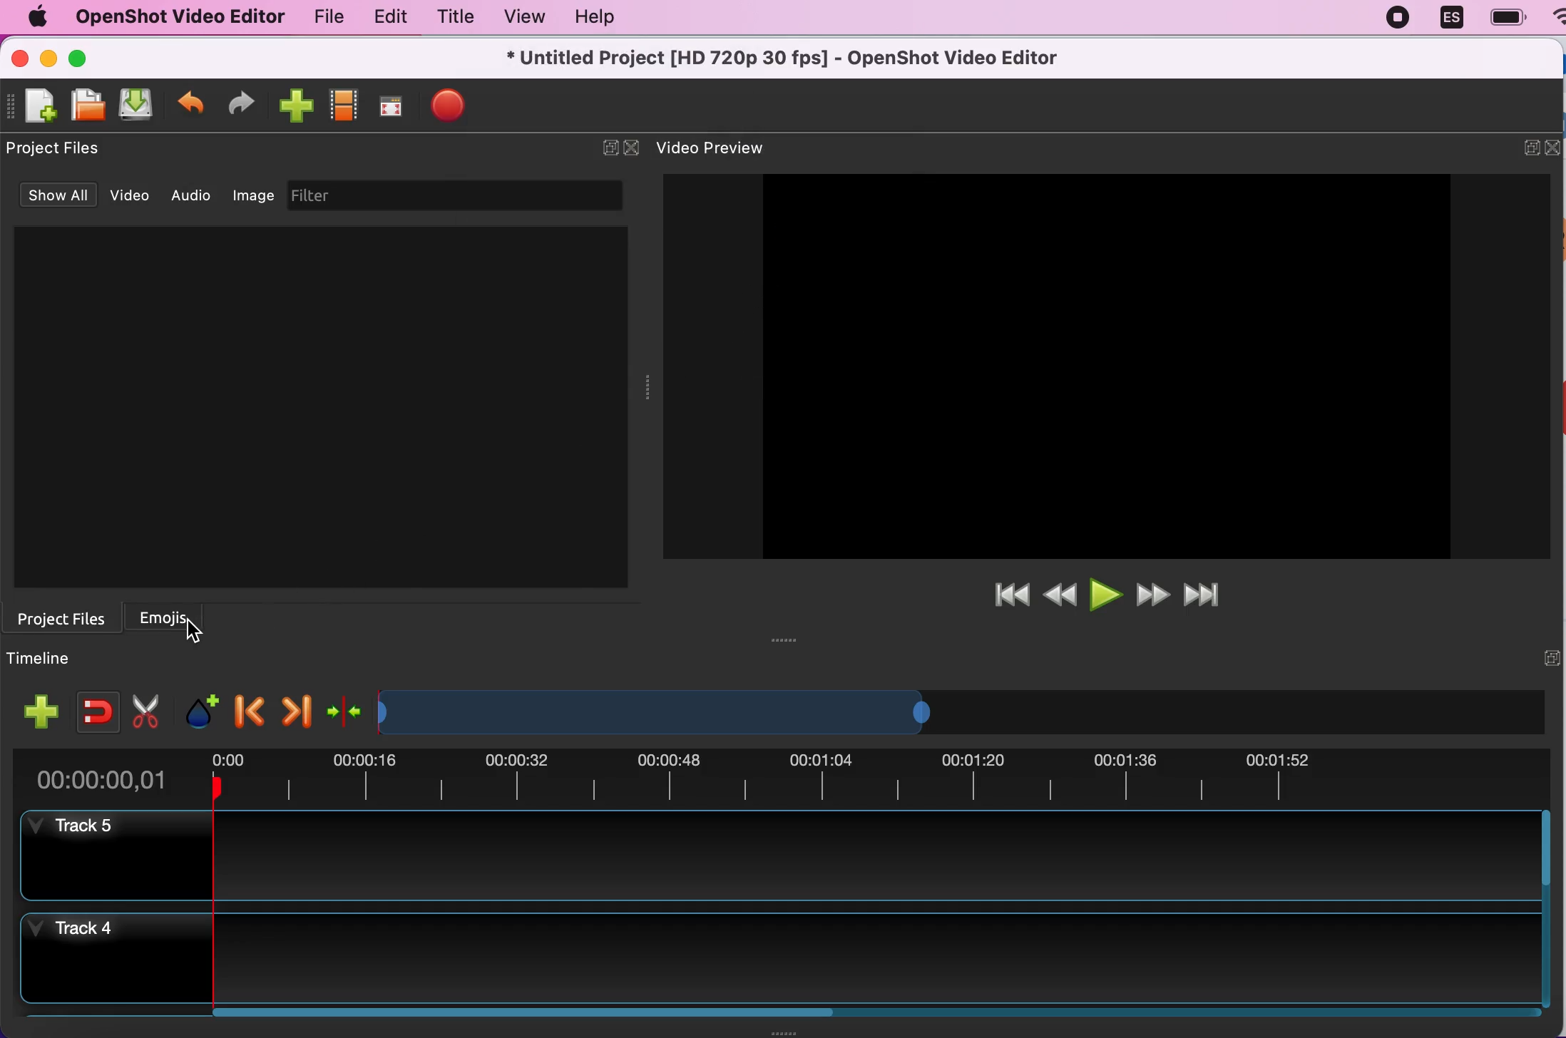 Image resolution: width=1566 pixels, height=1038 pixels. I want to click on play, so click(1107, 592).